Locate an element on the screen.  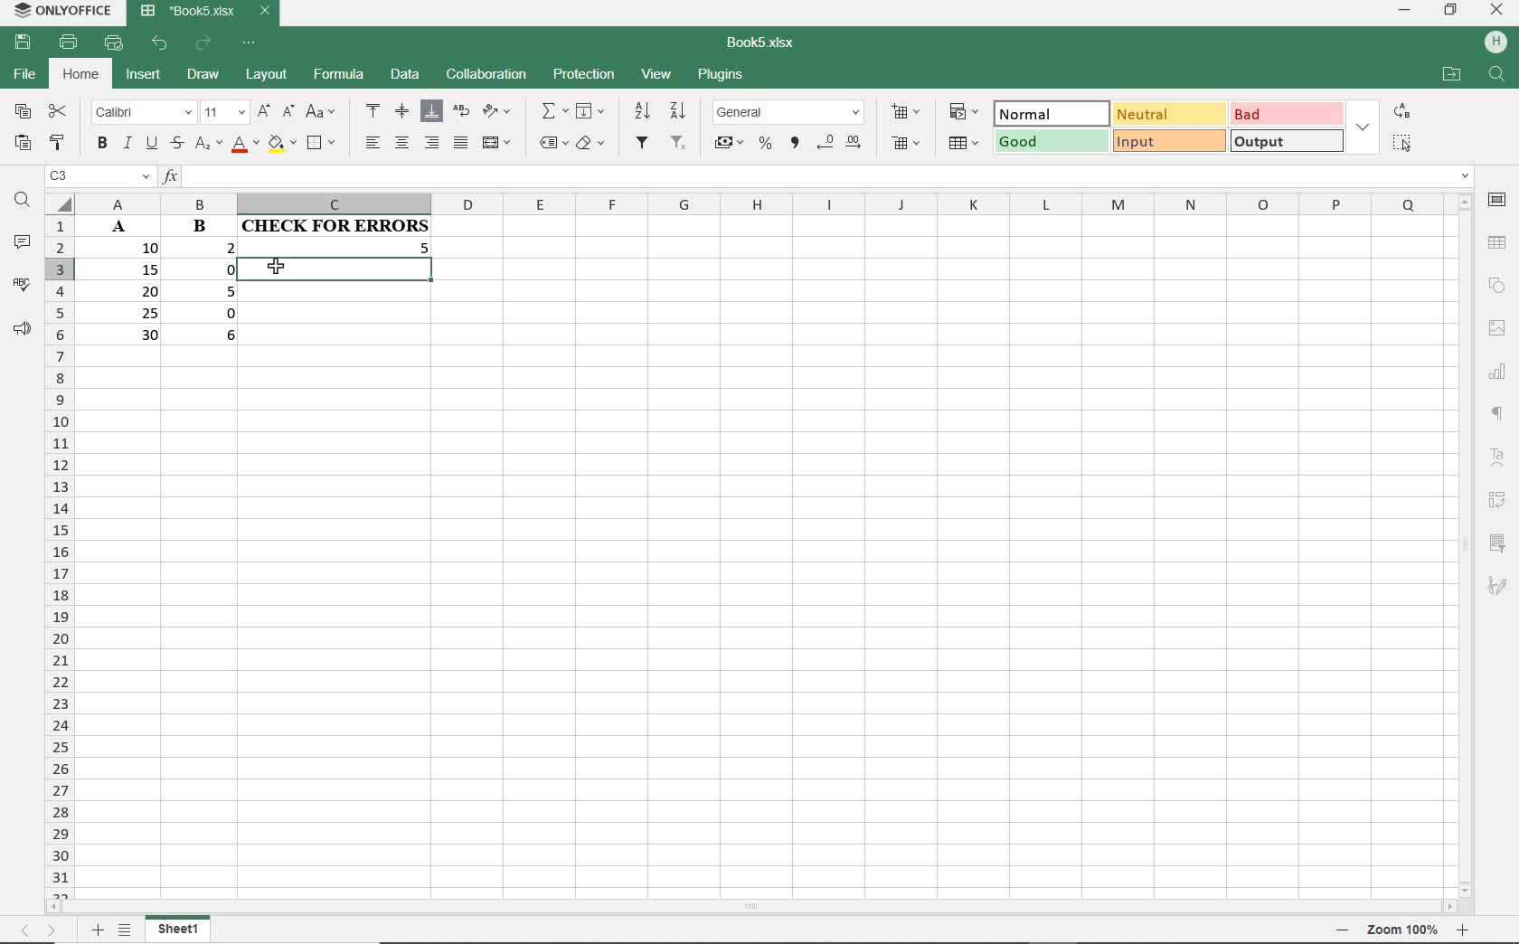
ALIGN TOP is located at coordinates (373, 110).